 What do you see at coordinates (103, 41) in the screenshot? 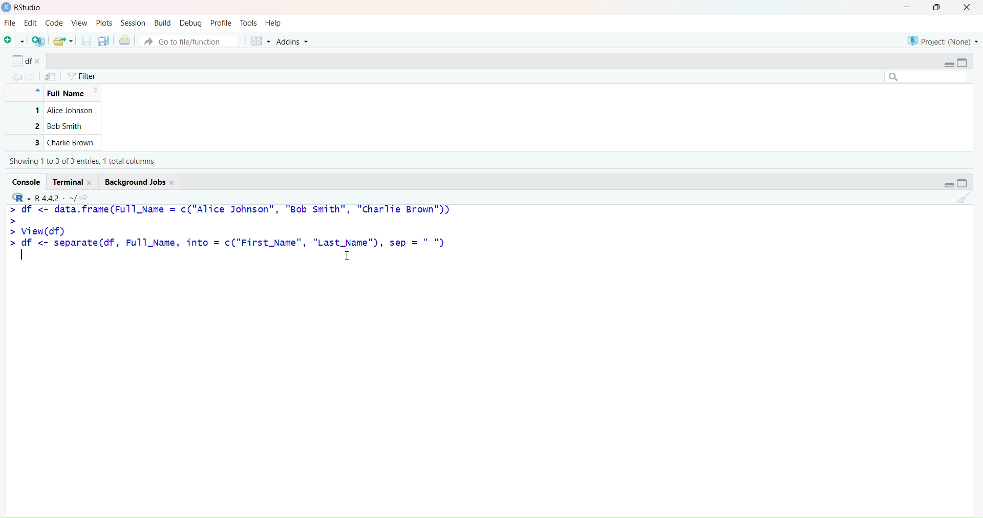
I see `Save all open documents (Ctrl + Alt + S)` at bounding box center [103, 41].